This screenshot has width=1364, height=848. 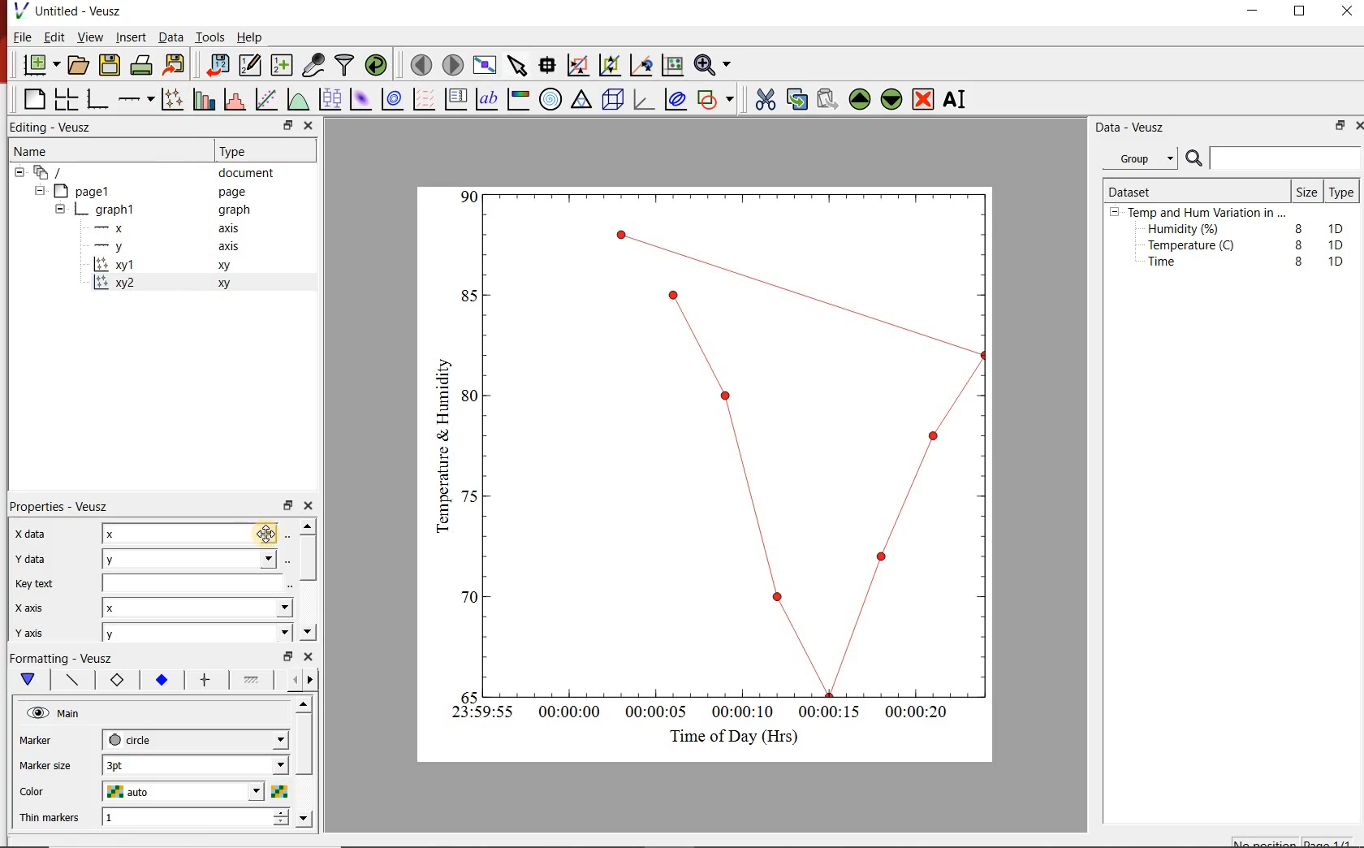 What do you see at coordinates (80, 66) in the screenshot?
I see `open a document` at bounding box center [80, 66].